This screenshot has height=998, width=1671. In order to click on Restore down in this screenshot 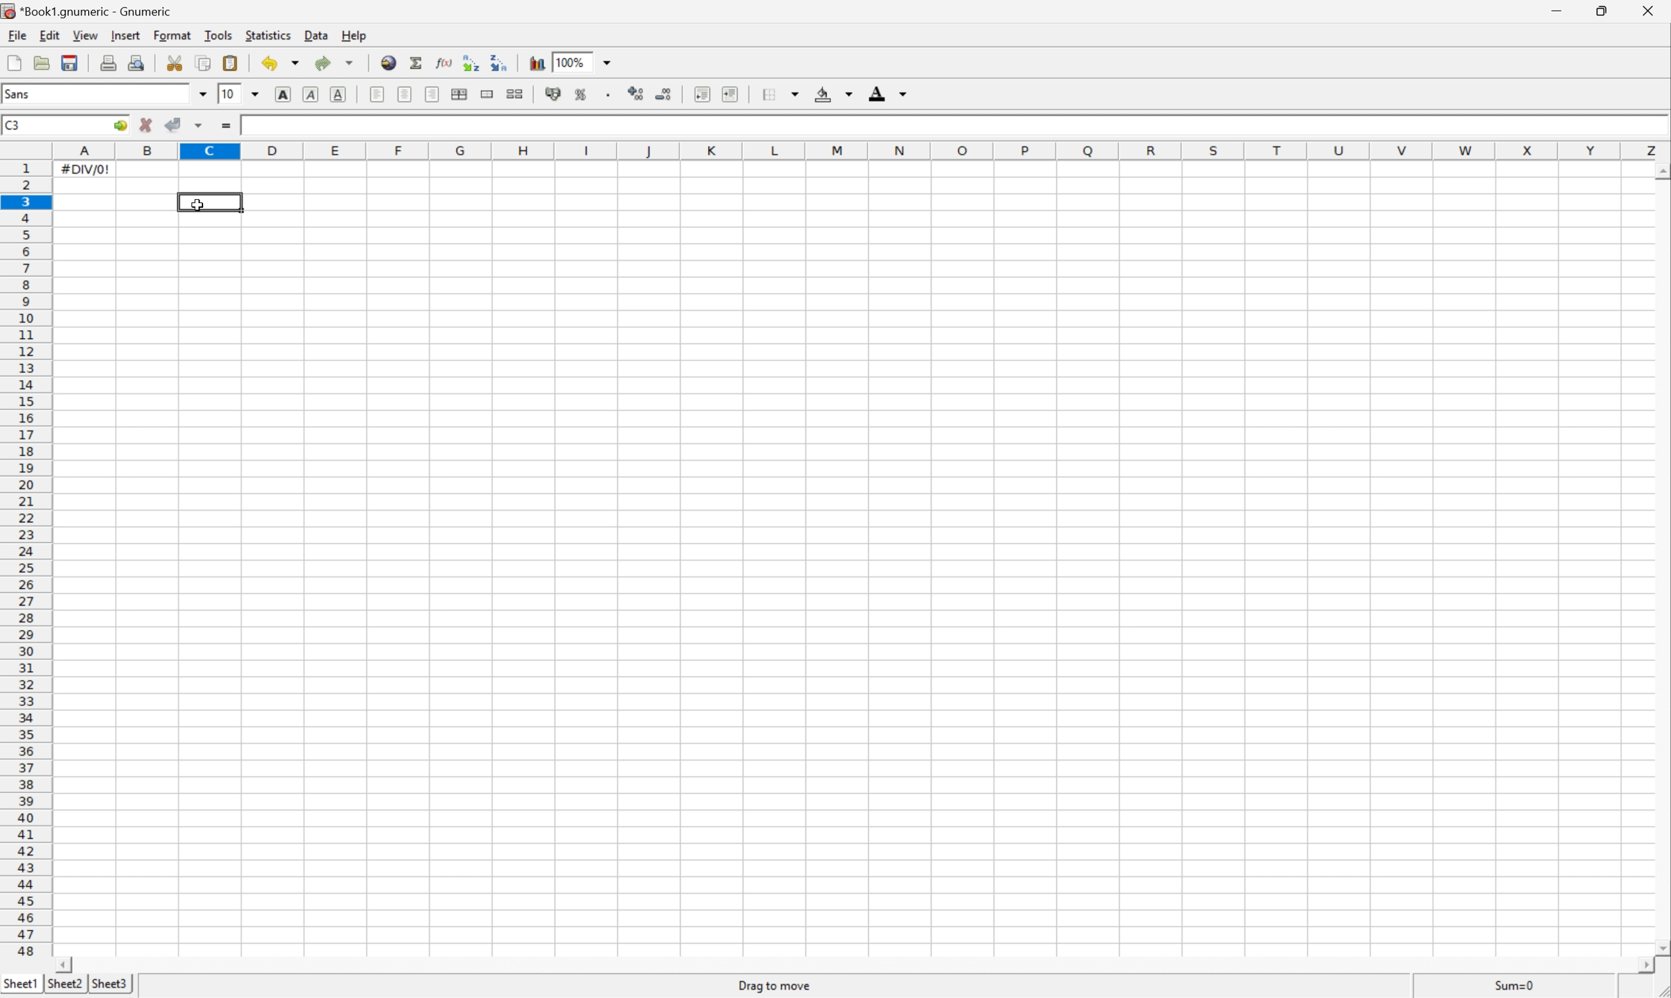, I will do `click(1603, 9)`.